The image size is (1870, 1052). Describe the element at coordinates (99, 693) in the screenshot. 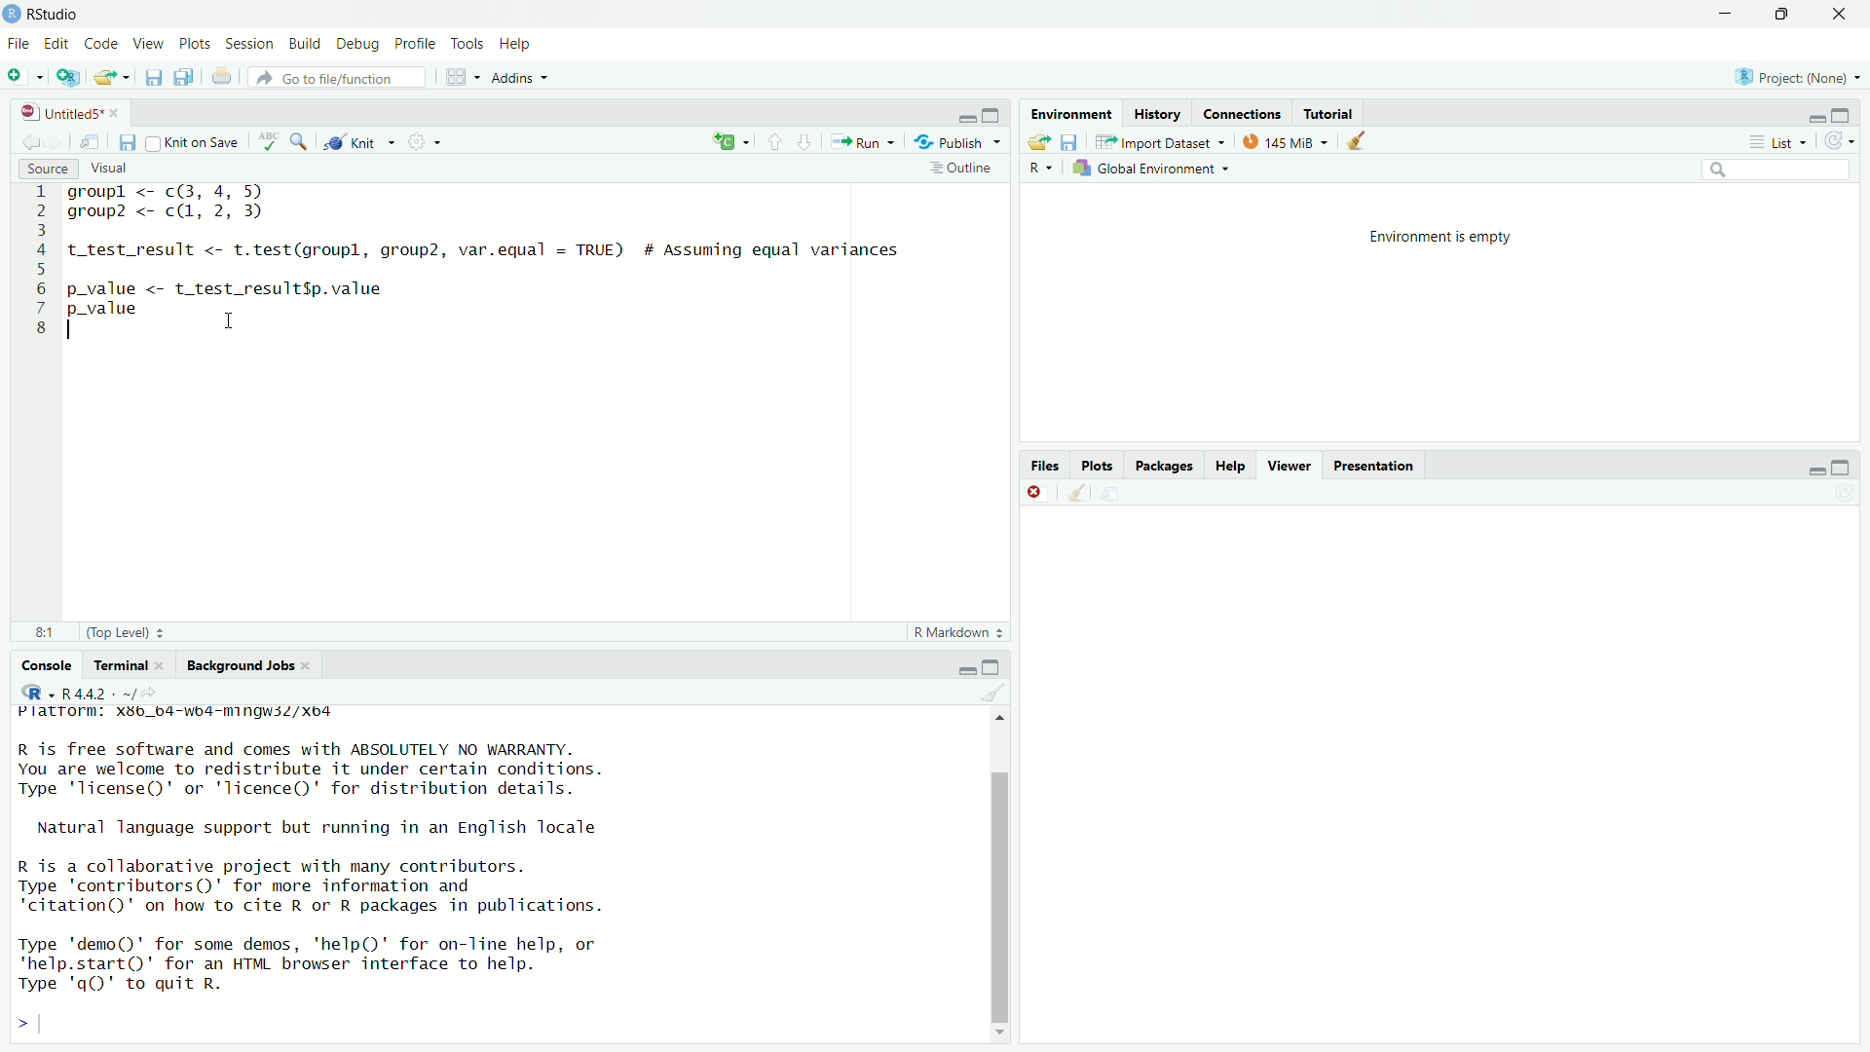

I see `R 4.4.2` at that location.